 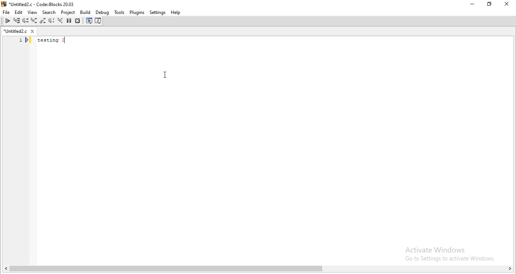 I want to click on file, so click(x=6, y=13).